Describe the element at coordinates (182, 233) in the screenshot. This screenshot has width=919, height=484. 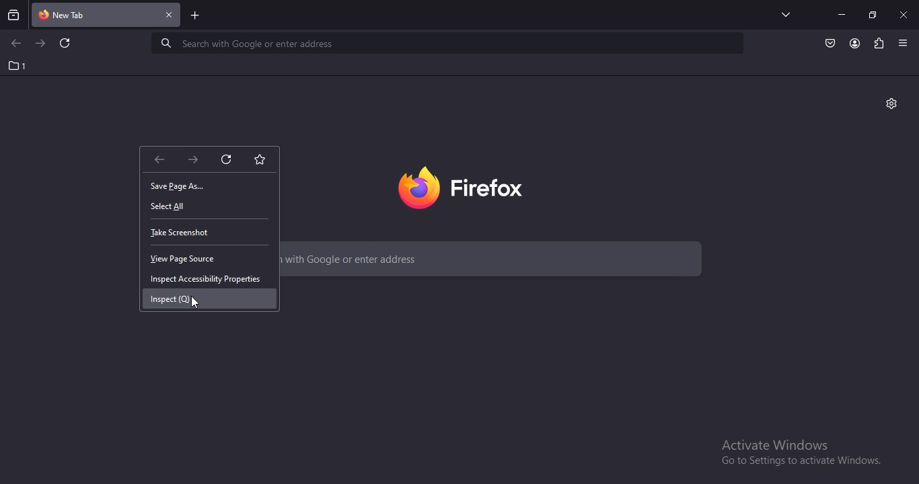
I see `take screenshot` at that location.